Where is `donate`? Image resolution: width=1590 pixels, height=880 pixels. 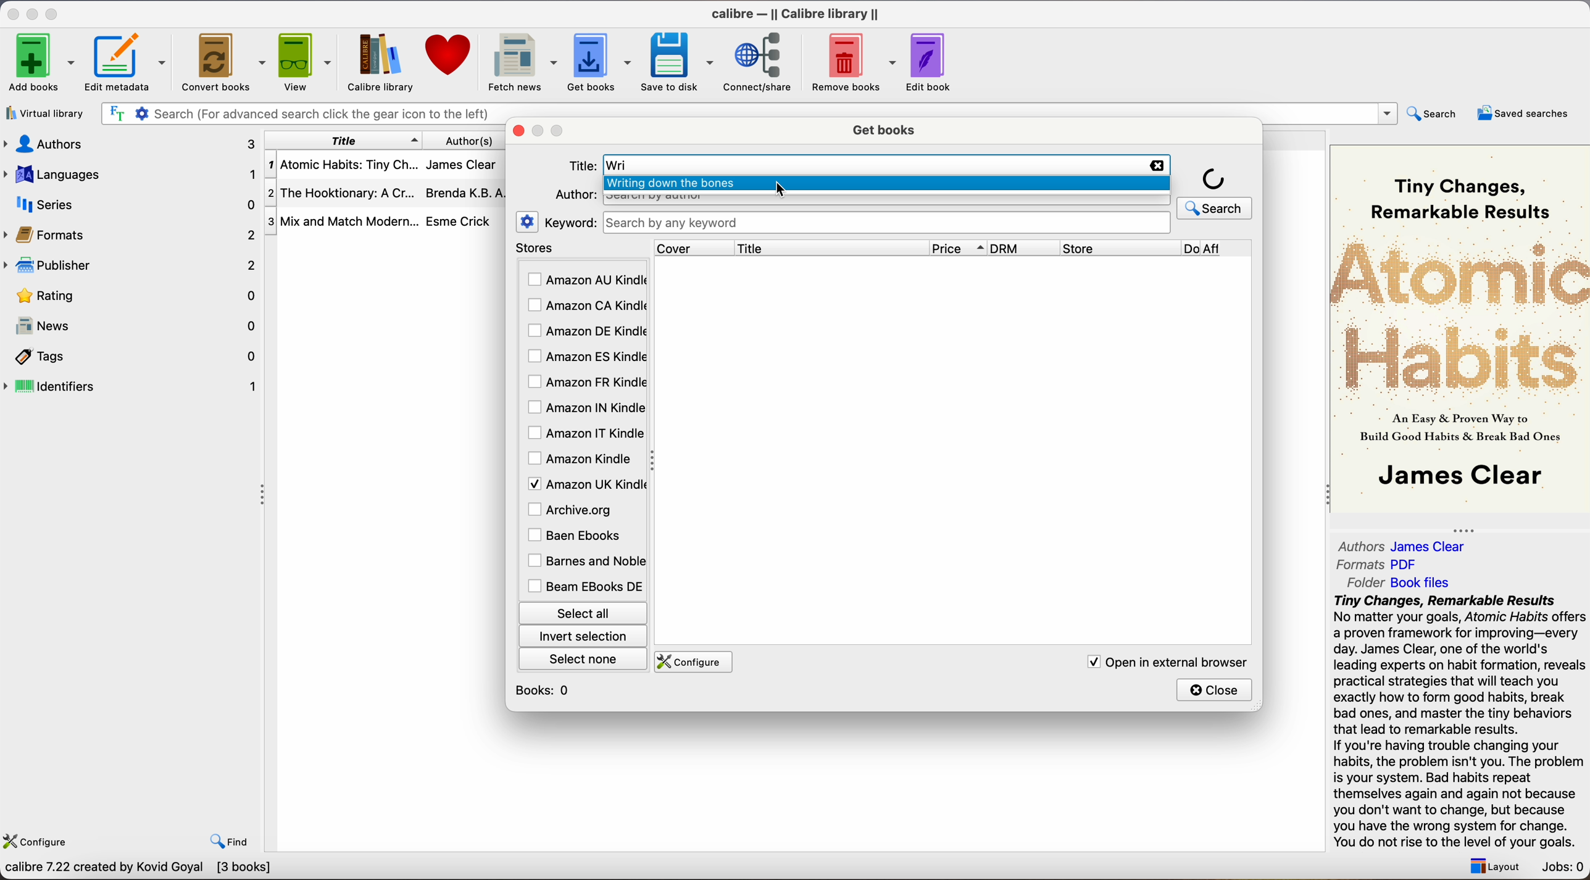
donate is located at coordinates (449, 55).